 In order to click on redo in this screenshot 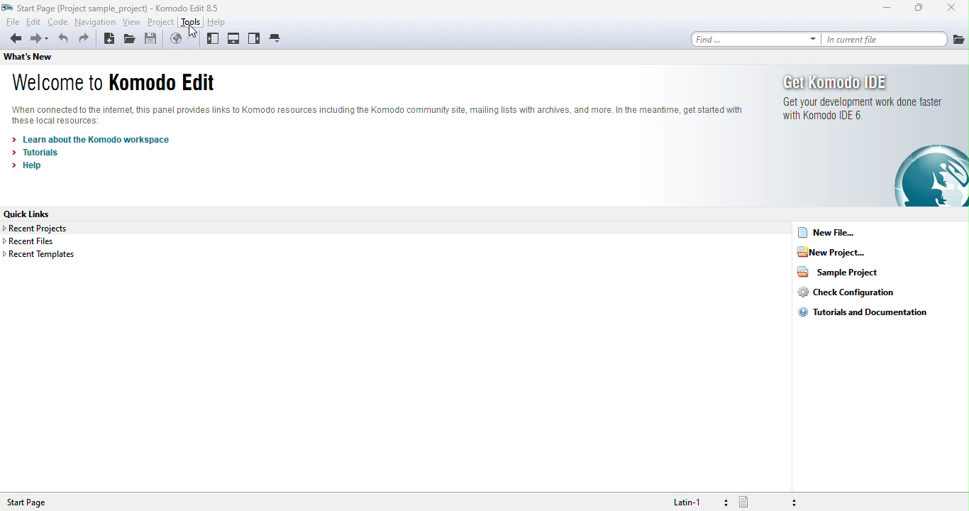, I will do `click(87, 40)`.